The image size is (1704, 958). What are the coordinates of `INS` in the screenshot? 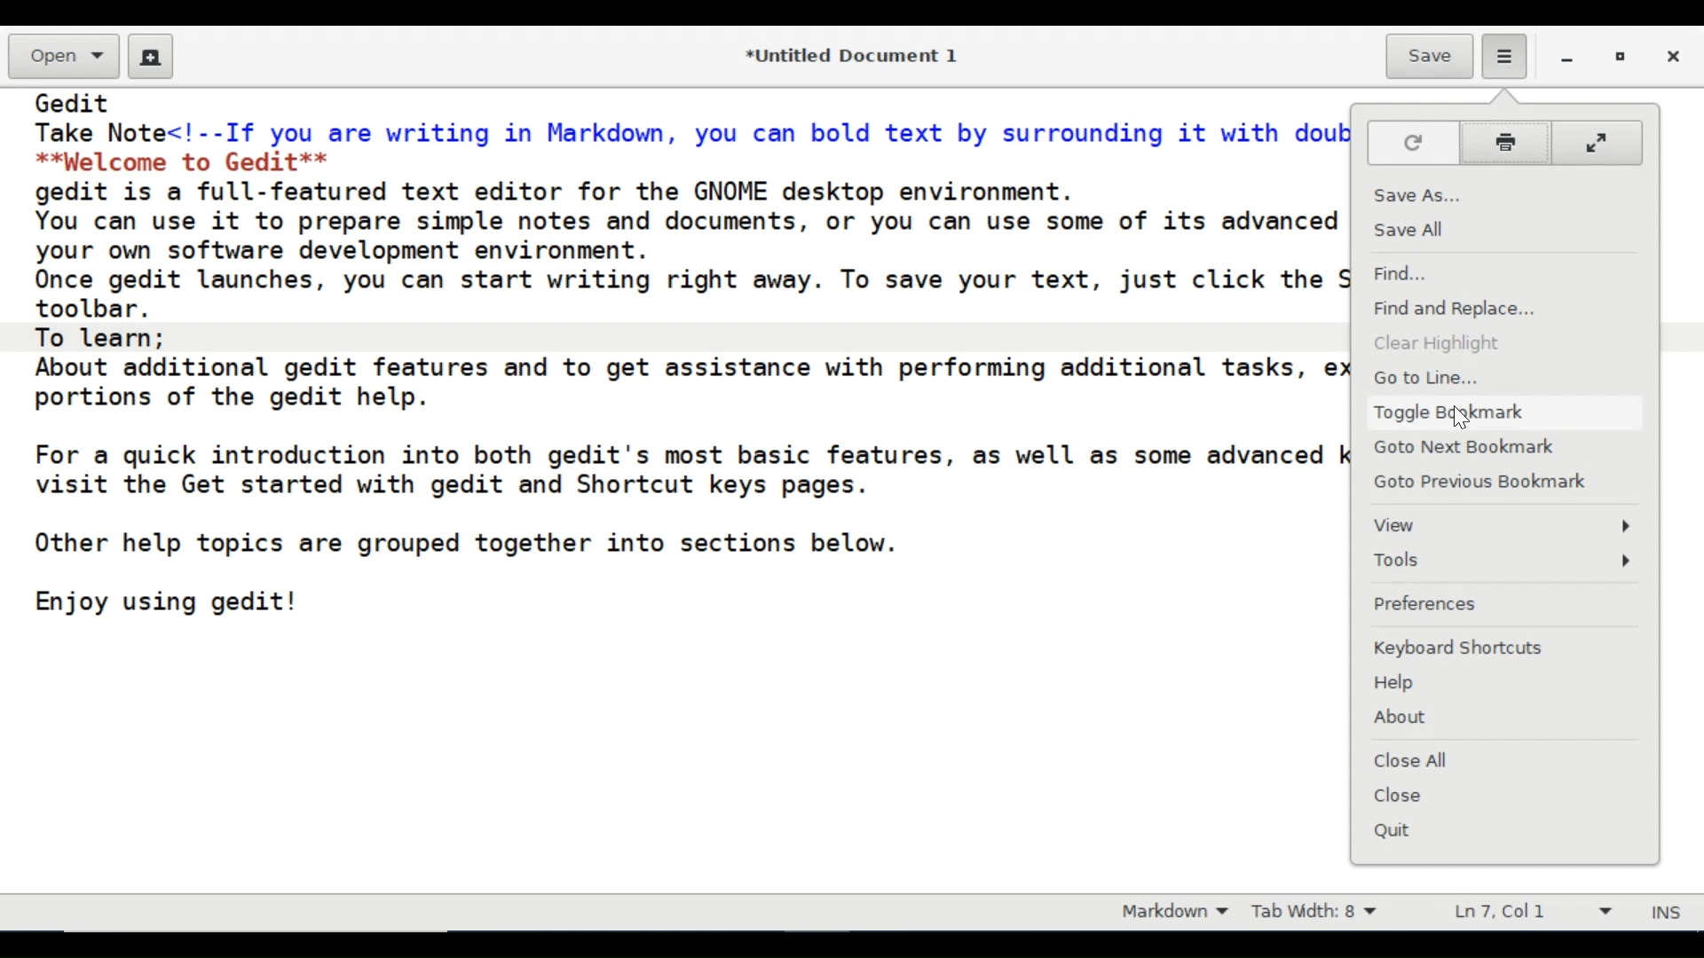 It's located at (1668, 914).